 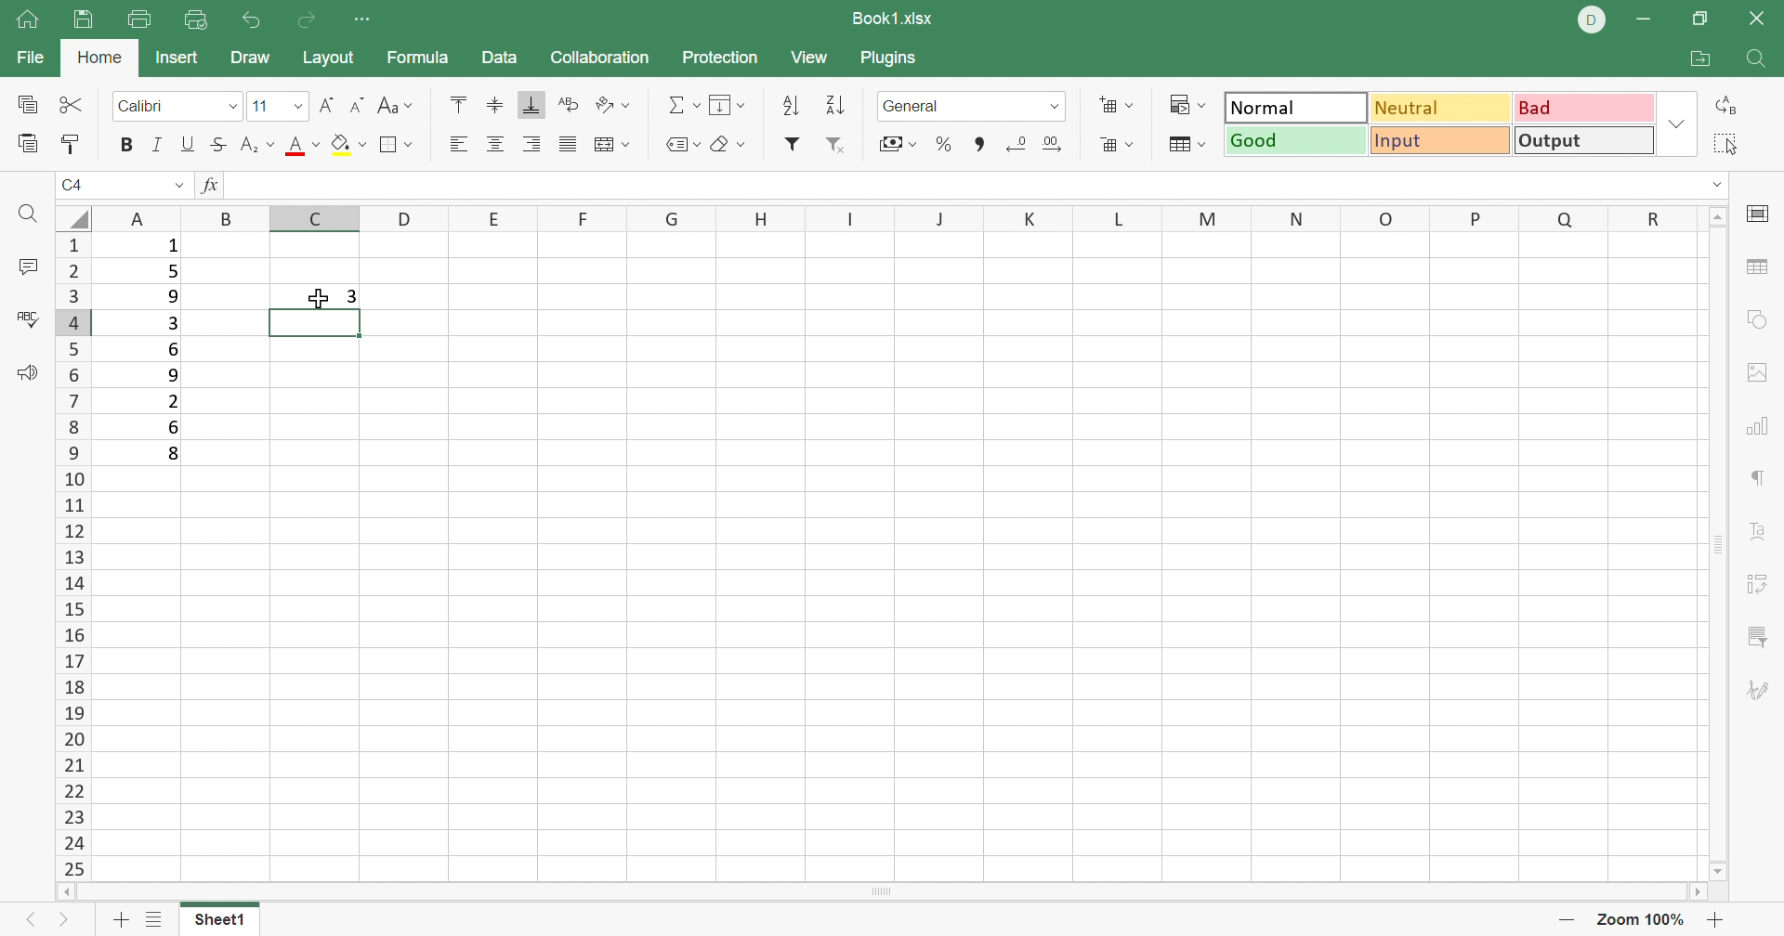 I want to click on Align right, so click(x=532, y=143).